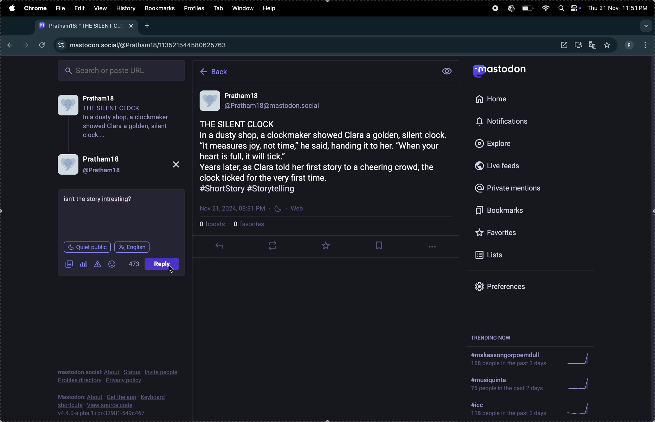  Describe the element at coordinates (87, 248) in the screenshot. I see `quietplace` at that location.